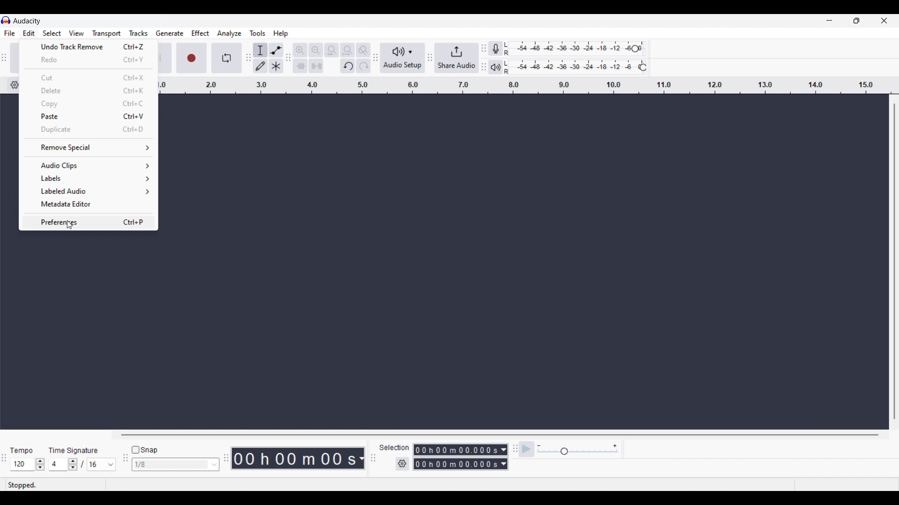 This screenshot has width=899, height=505. Describe the element at coordinates (578, 452) in the screenshot. I see `Slider to change playback speed` at that location.